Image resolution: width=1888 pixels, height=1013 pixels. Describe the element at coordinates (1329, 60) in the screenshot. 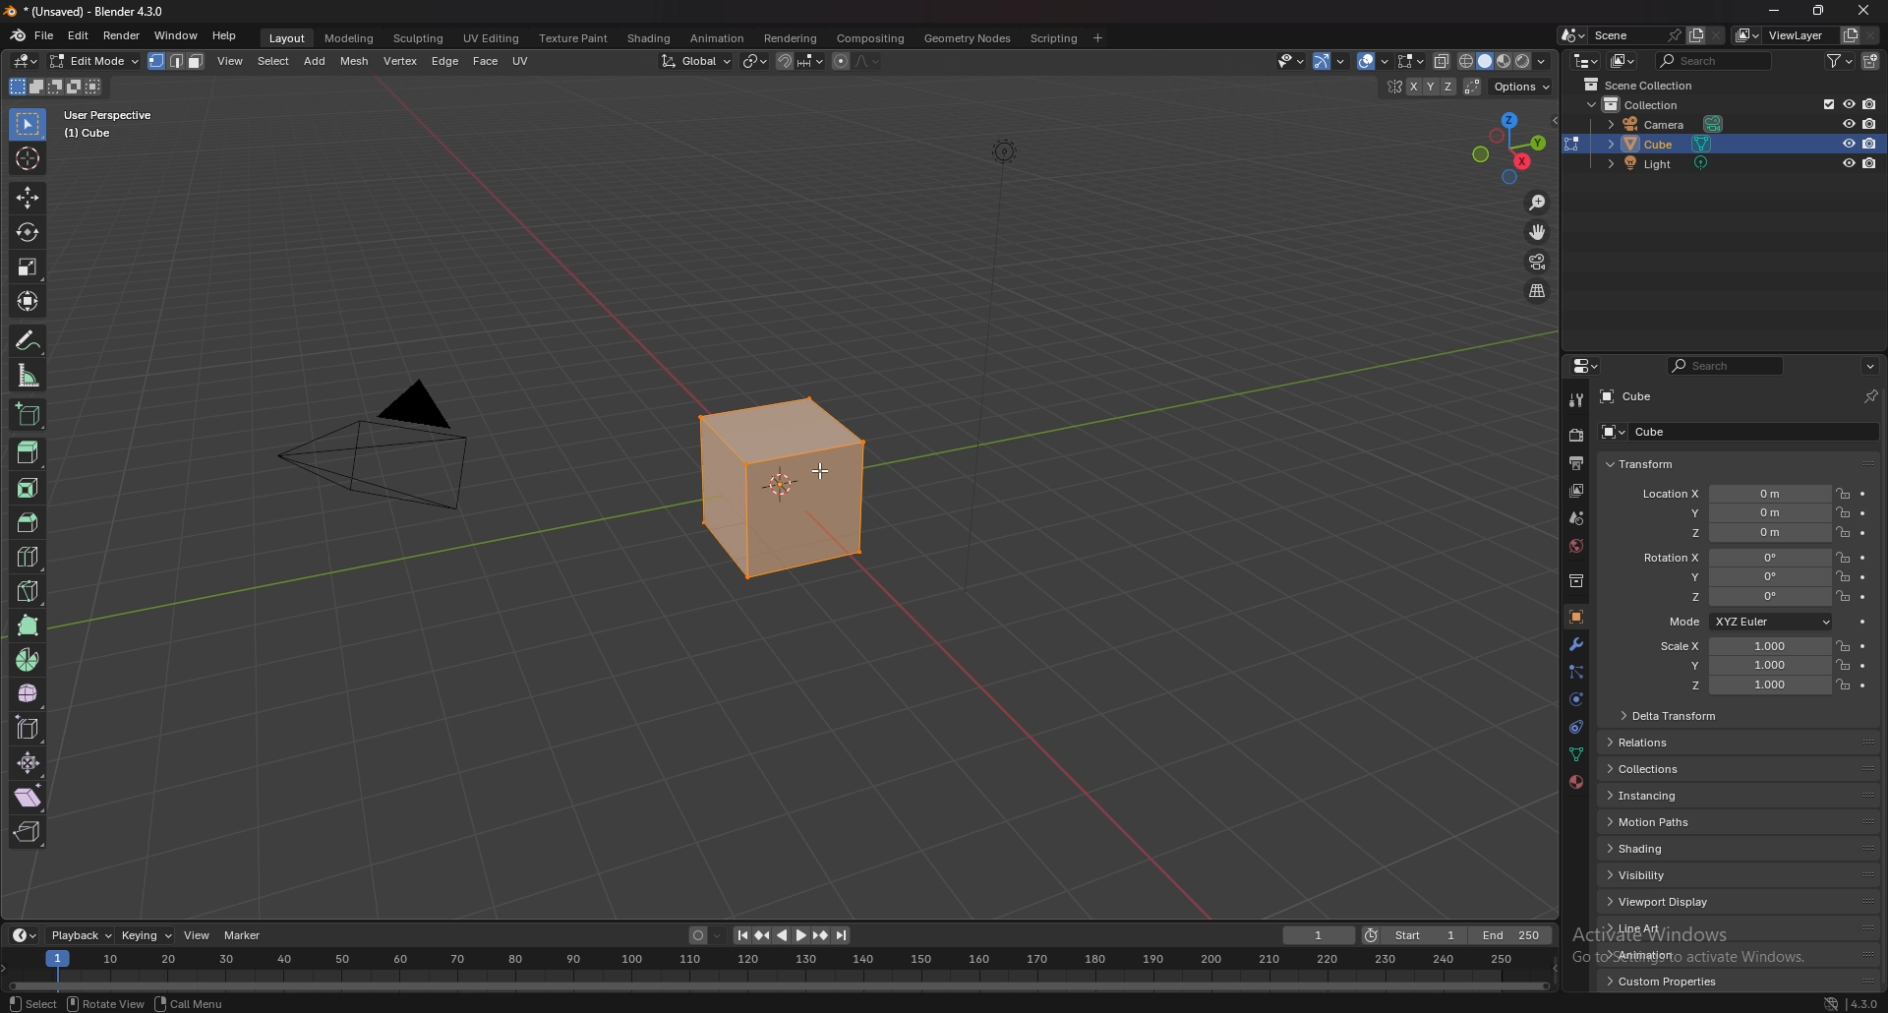

I see `show gizmo` at that location.